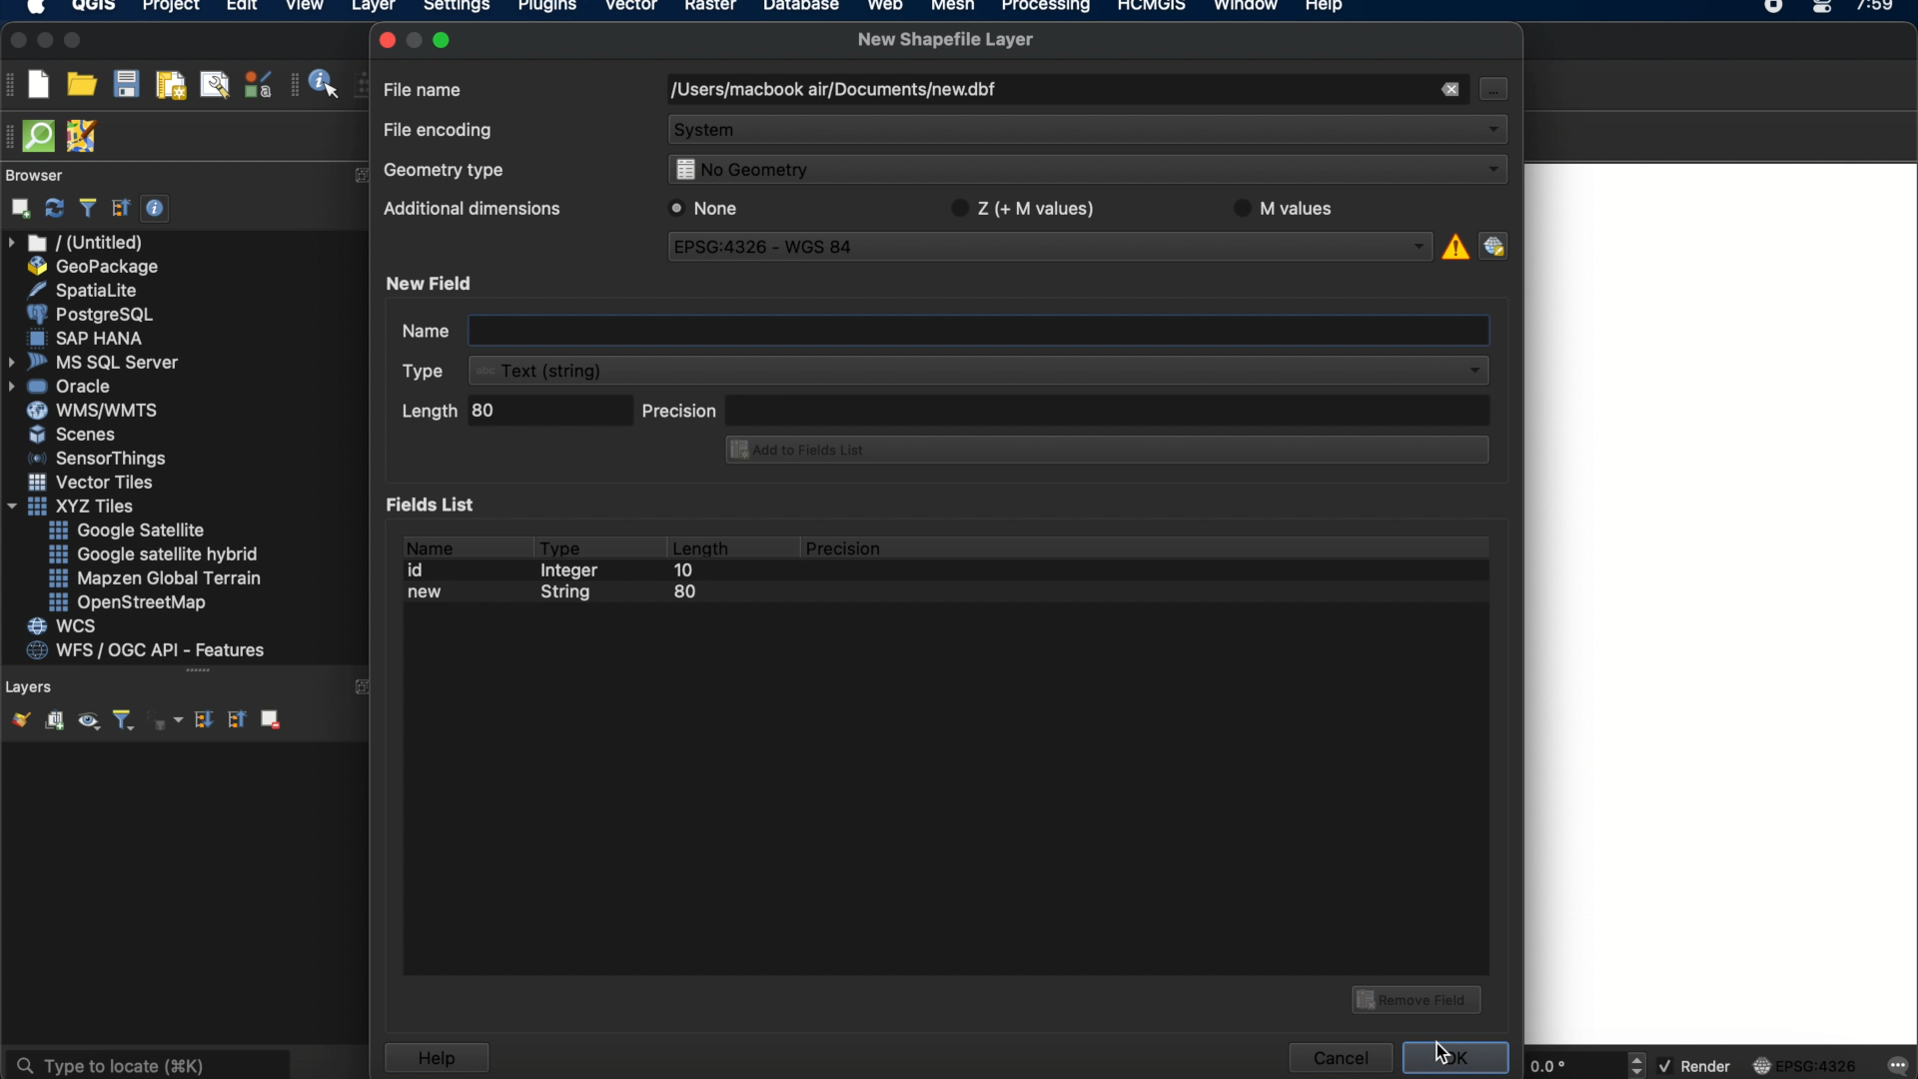 The width and height of the screenshot is (1918, 1079). I want to click on toggle buttons, so click(1639, 1064).